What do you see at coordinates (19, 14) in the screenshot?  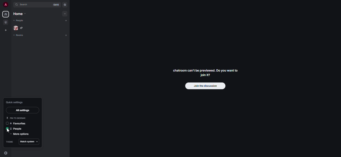 I see `home` at bounding box center [19, 14].